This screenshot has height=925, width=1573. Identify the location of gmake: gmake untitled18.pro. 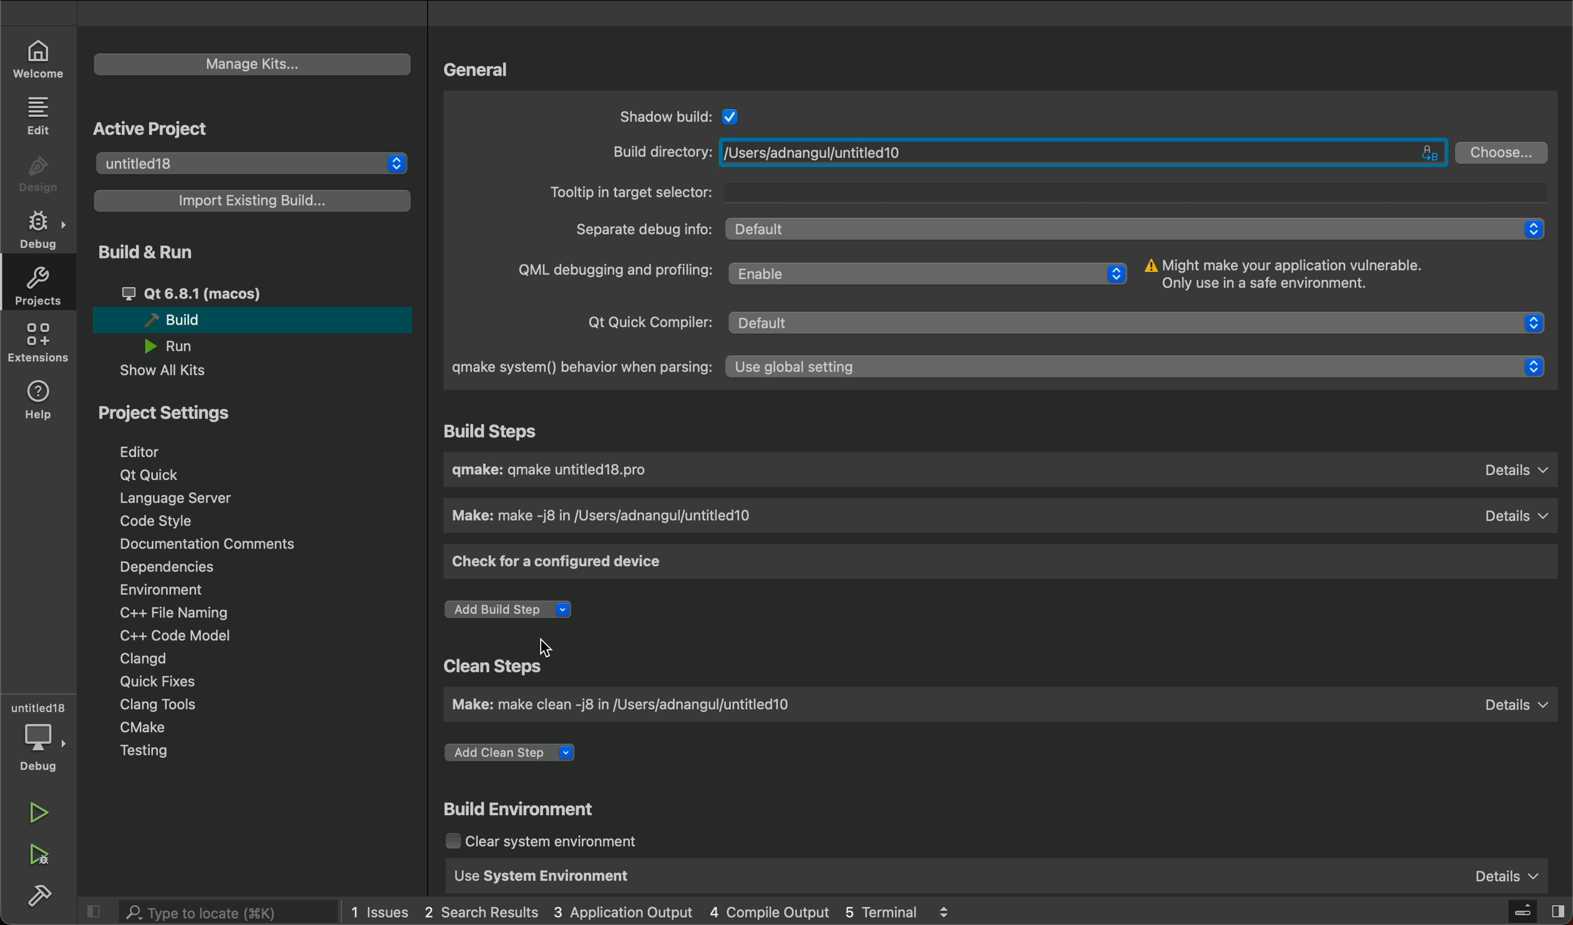
(556, 469).